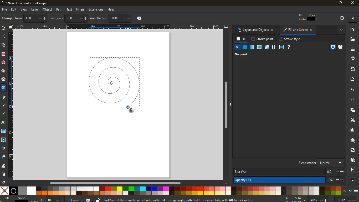 This screenshot has width=359, height=202. Describe the element at coordinates (352, 30) in the screenshot. I see `add` at that location.